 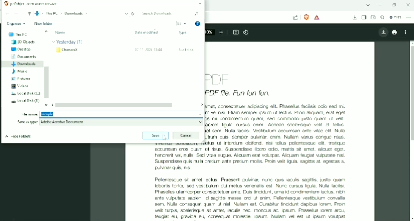 I want to click on Get Help, so click(x=198, y=24).